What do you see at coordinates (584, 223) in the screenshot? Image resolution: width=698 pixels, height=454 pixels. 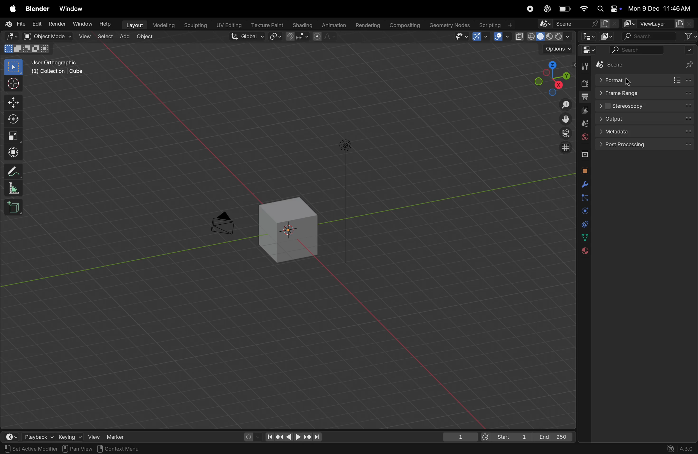 I see `constarints` at bounding box center [584, 223].